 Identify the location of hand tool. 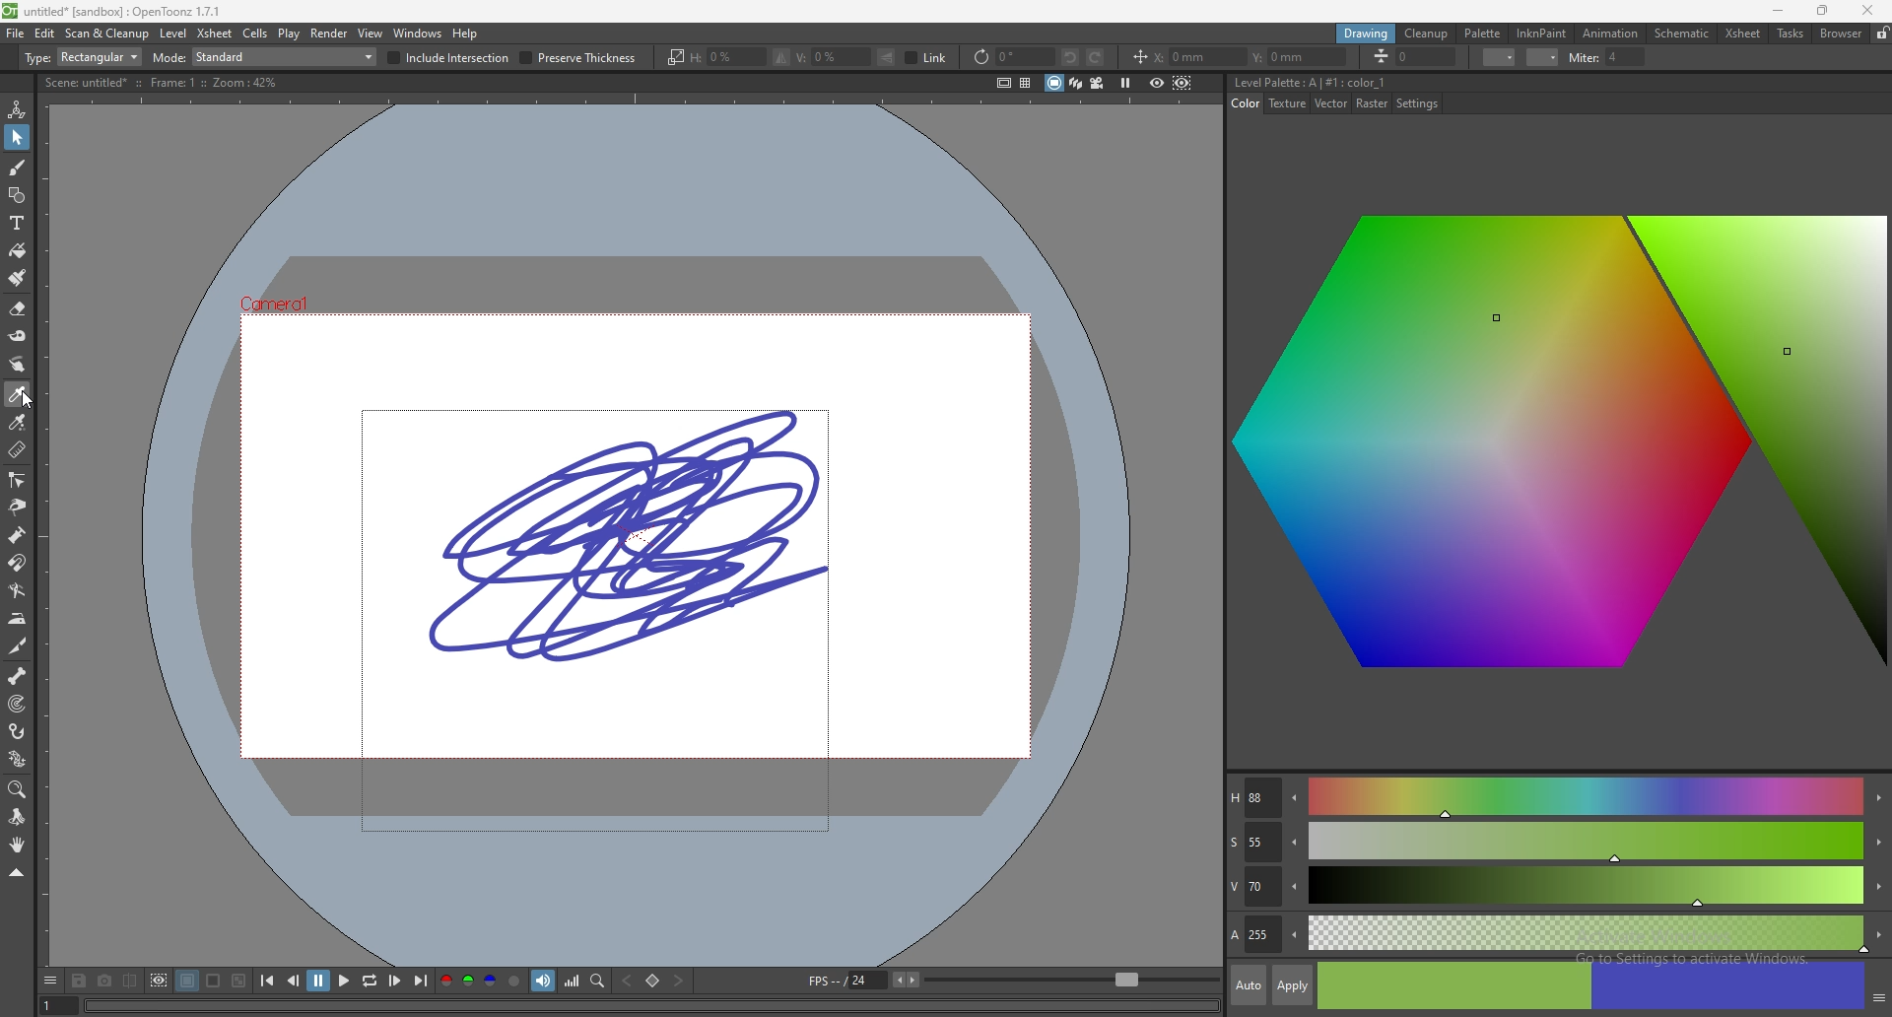
(17, 844).